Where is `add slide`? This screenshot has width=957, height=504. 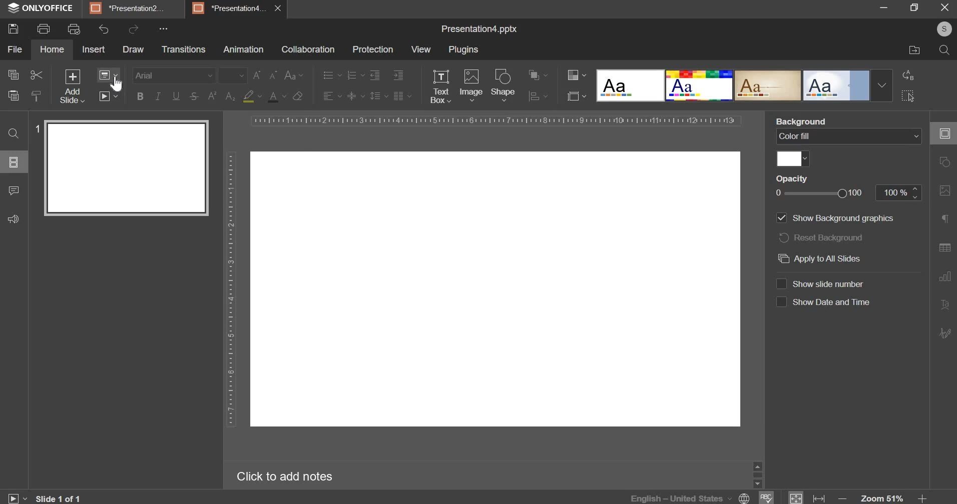
add slide is located at coordinates (72, 87).